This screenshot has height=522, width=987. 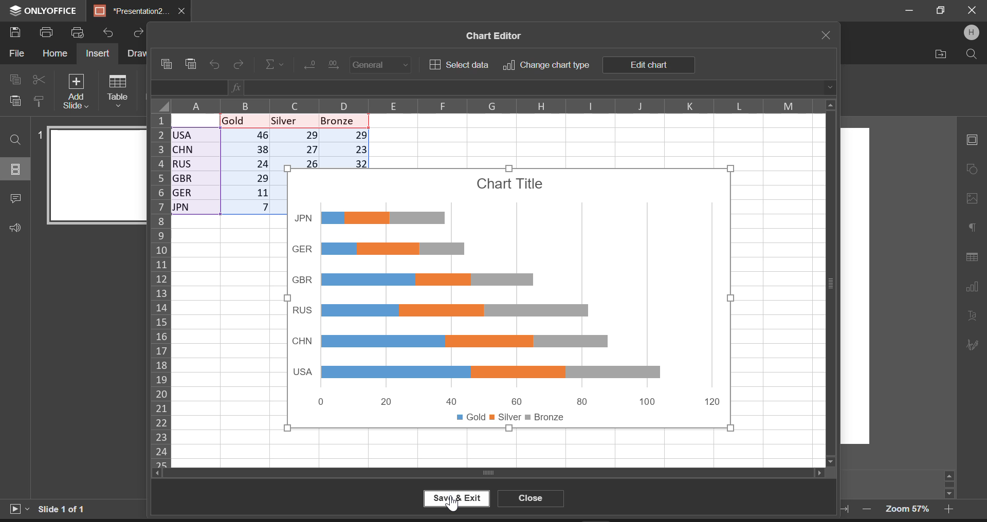 What do you see at coordinates (826, 36) in the screenshot?
I see `Close` at bounding box center [826, 36].